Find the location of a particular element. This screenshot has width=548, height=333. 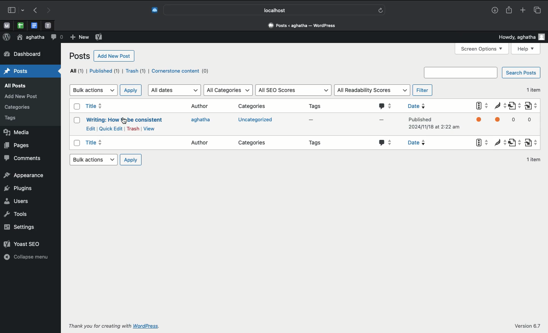

Filter is located at coordinates (423, 90).